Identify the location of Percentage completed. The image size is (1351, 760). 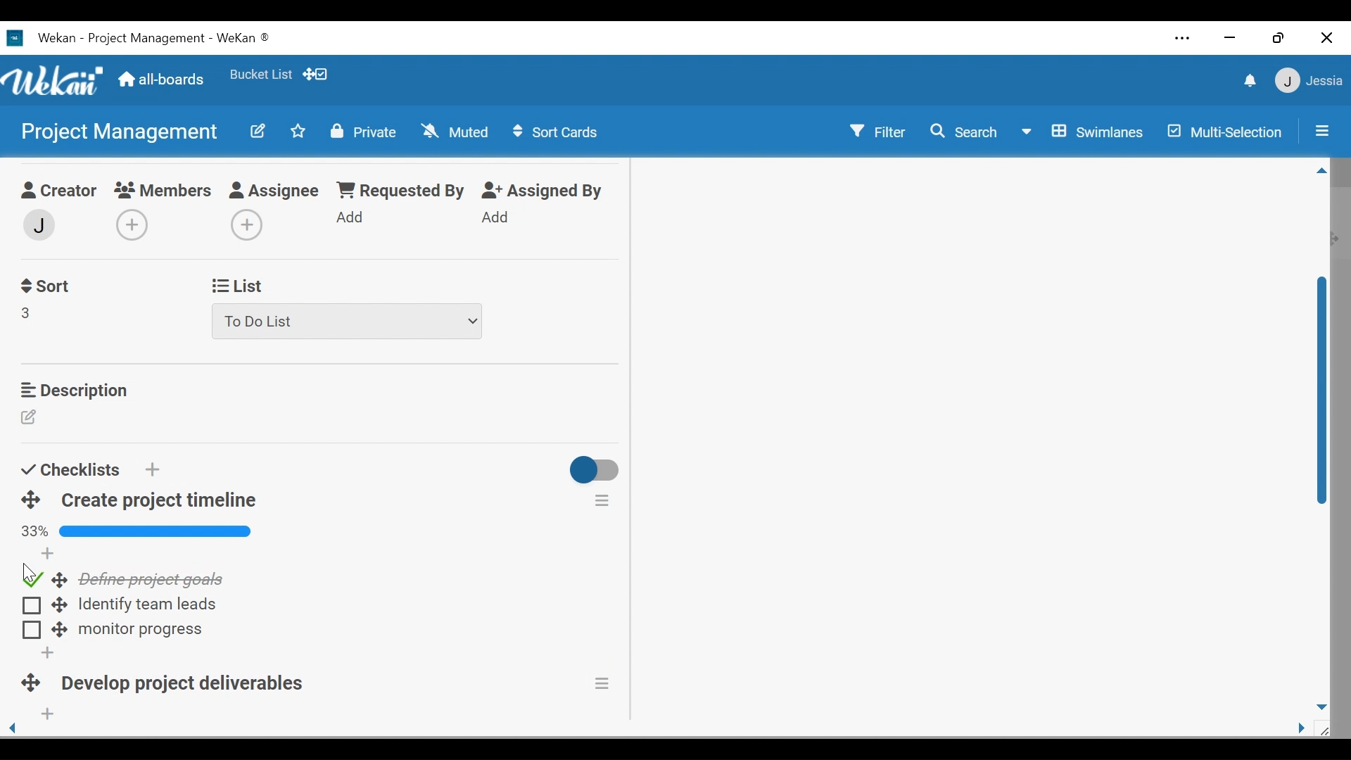
(138, 533).